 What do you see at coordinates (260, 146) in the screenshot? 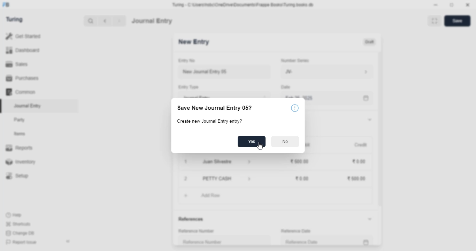
I see `cursor` at bounding box center [260, 146].